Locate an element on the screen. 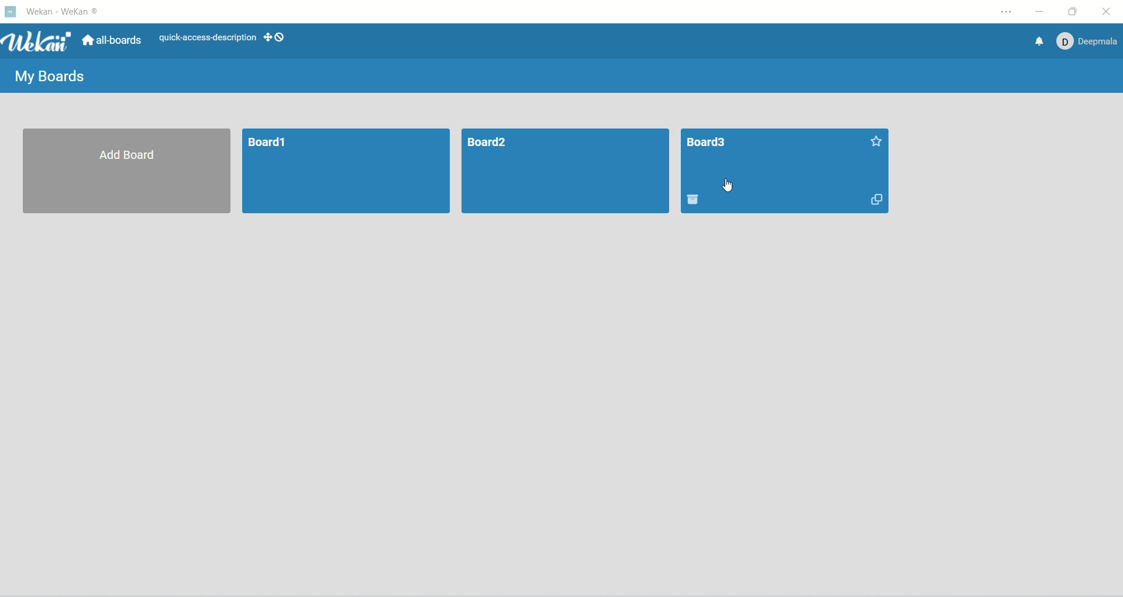  delete is located at coordinates (693, 200).